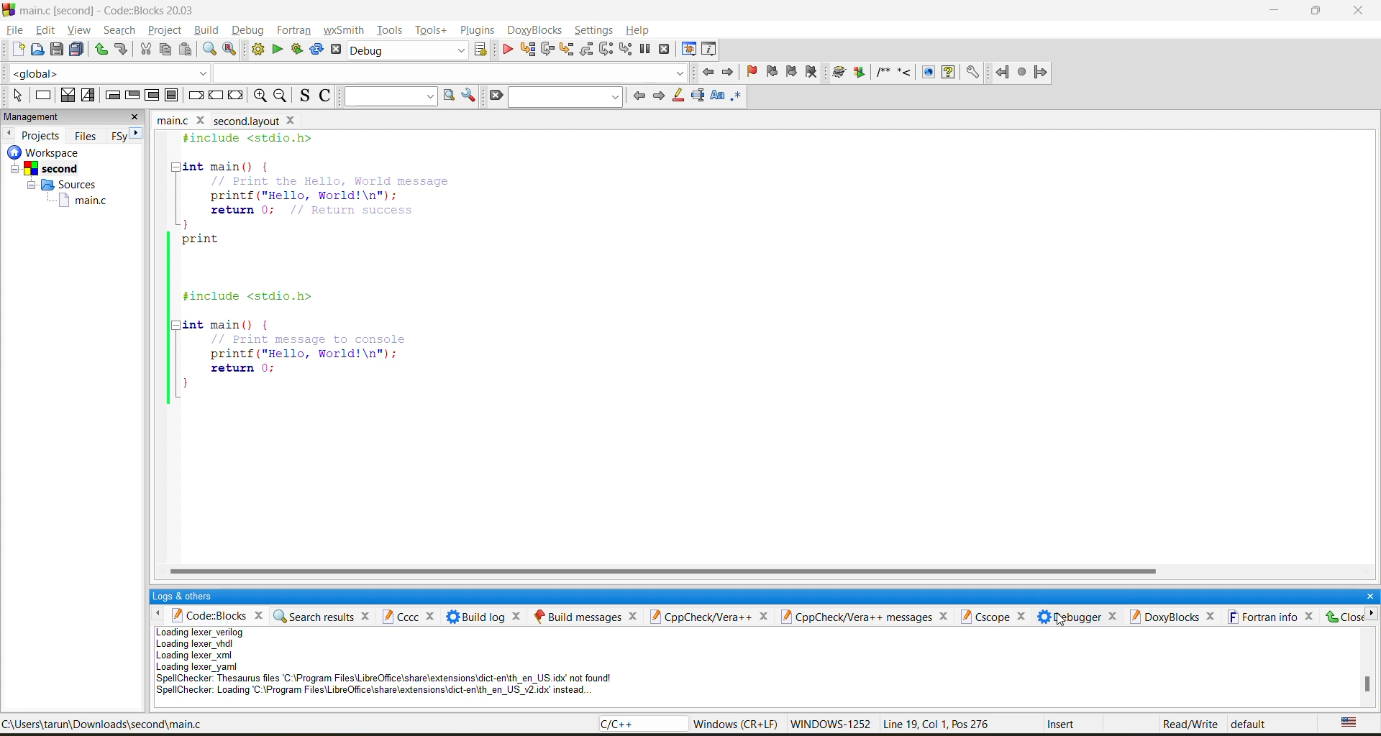  Describe the element at coordinates (660, 98) in the screenshot. I see `next` at that location.